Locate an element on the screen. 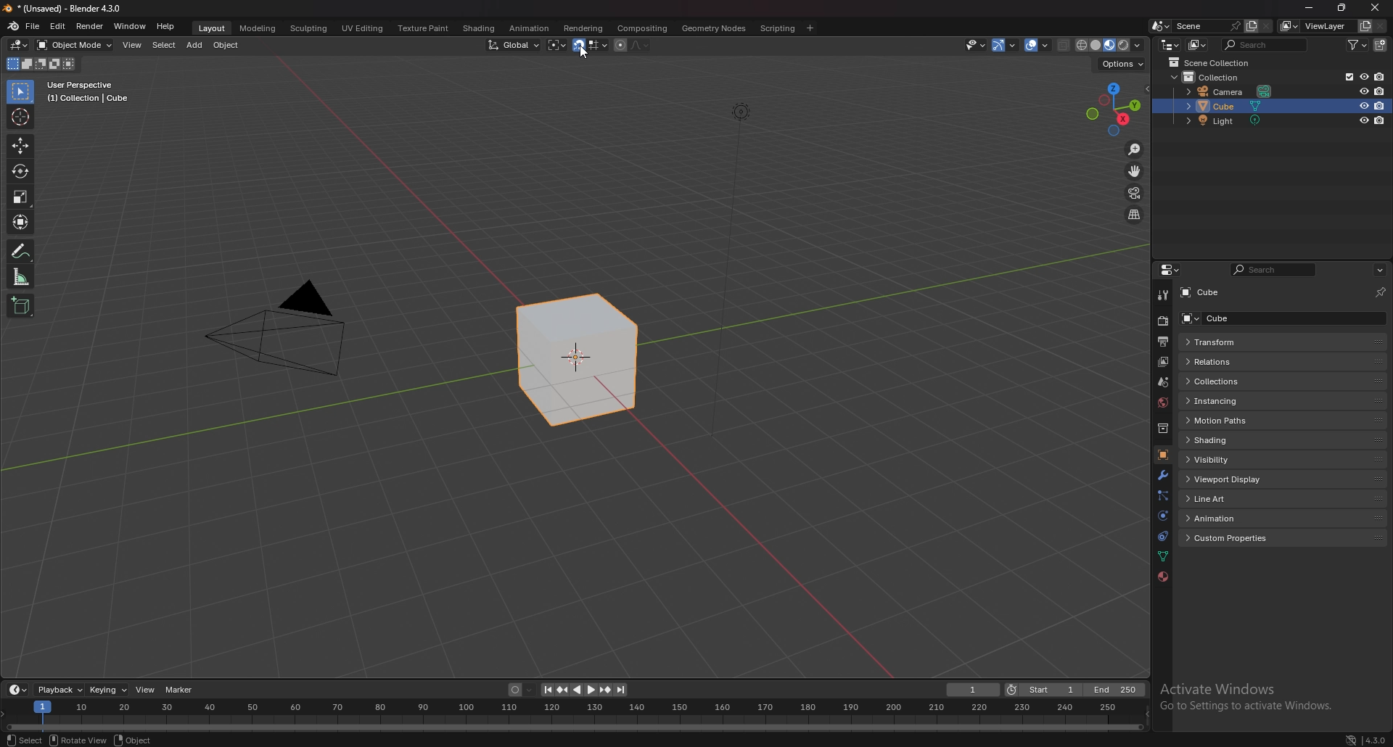  options is located at coordinates (1125, 65).